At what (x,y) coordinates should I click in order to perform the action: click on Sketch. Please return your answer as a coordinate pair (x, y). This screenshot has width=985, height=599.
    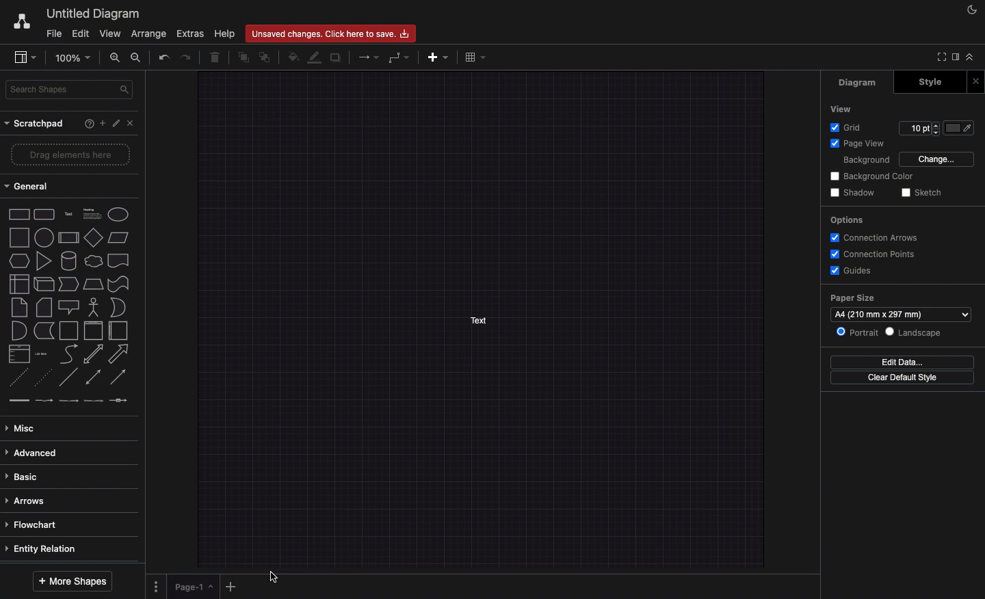
    Looking at the image, I should click on (924, 193).